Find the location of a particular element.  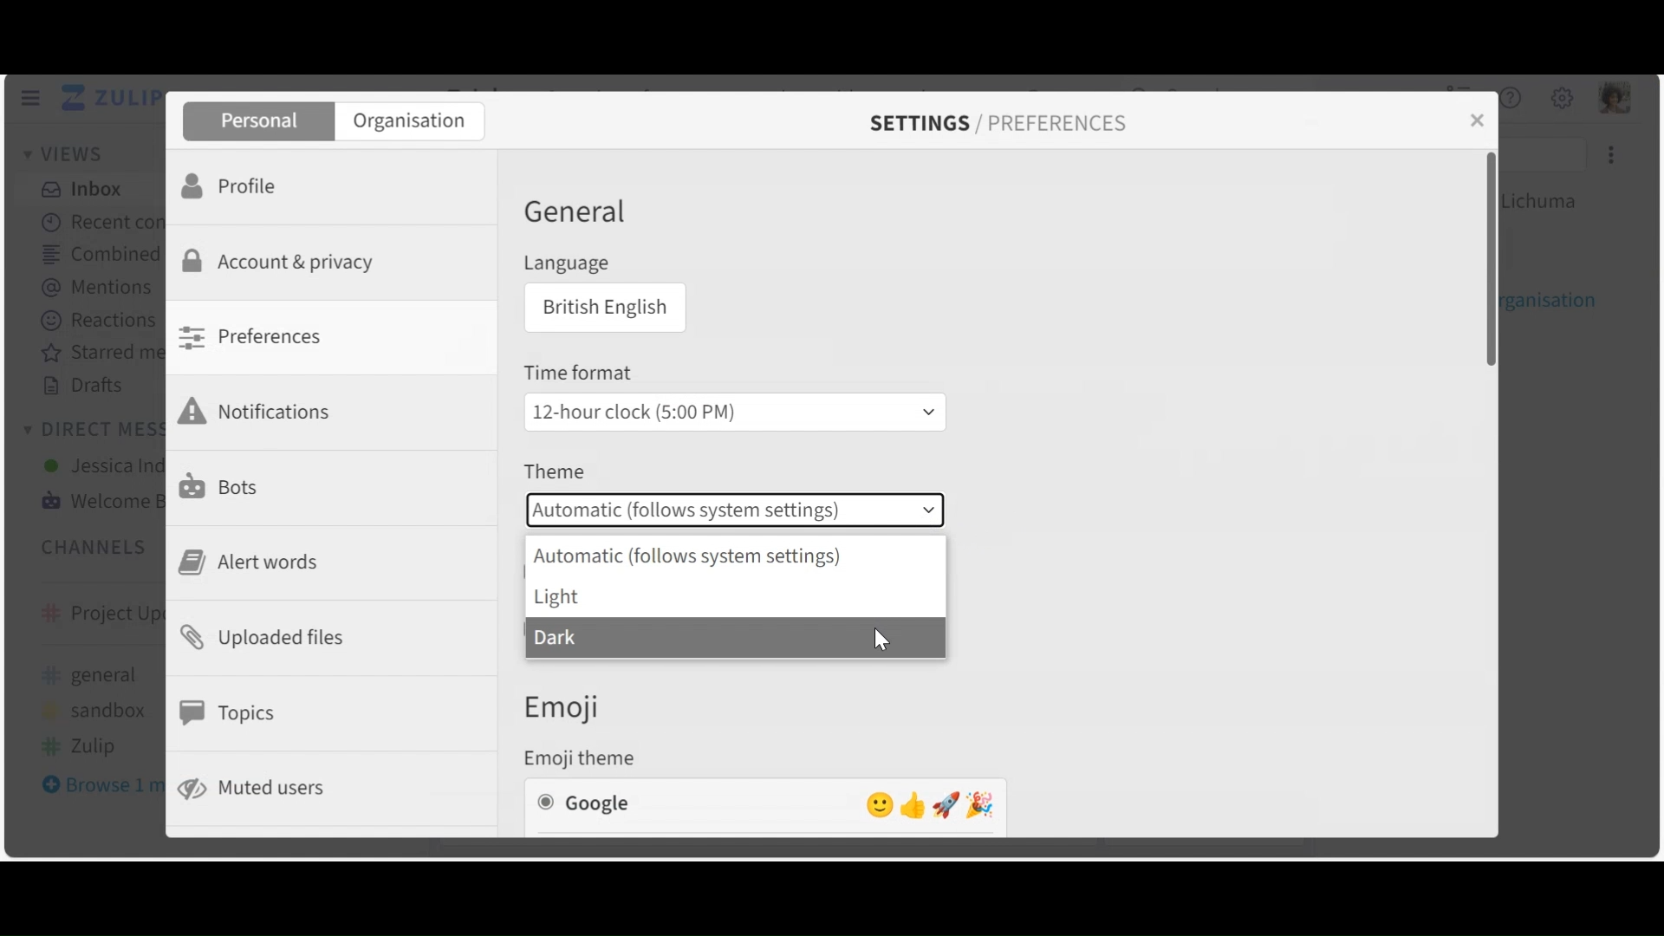

Profile is located at coordinates (231, 187).